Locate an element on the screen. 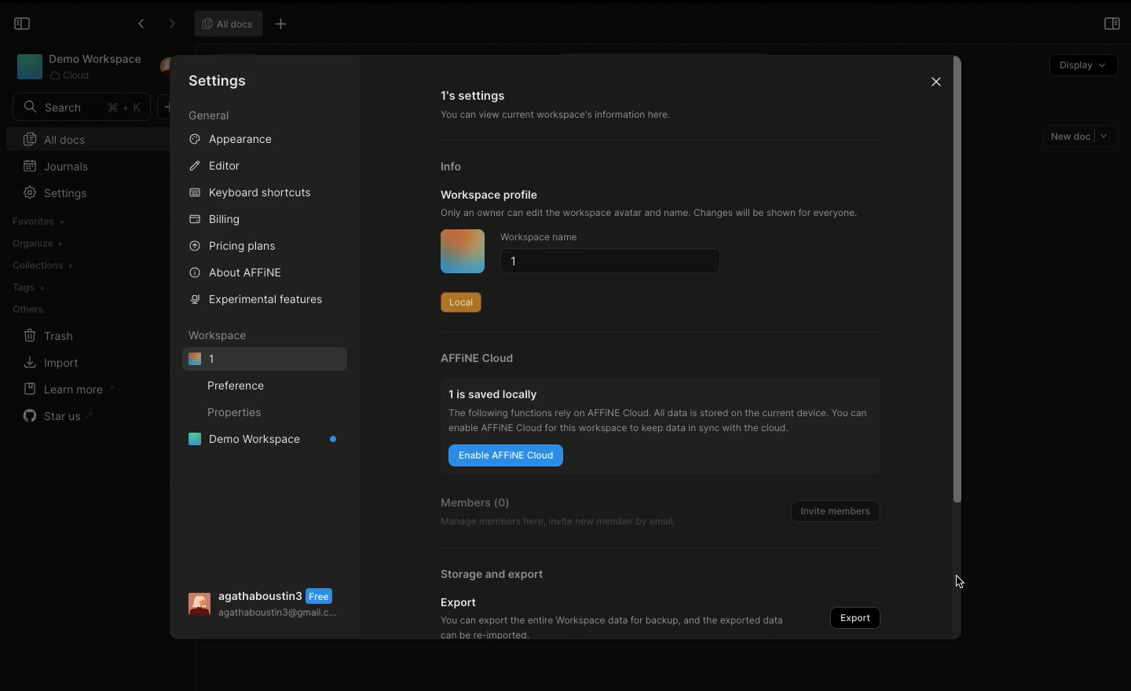 The width and height of the screenshot is (1131, 691). Others is located at coordinates (27, 308).